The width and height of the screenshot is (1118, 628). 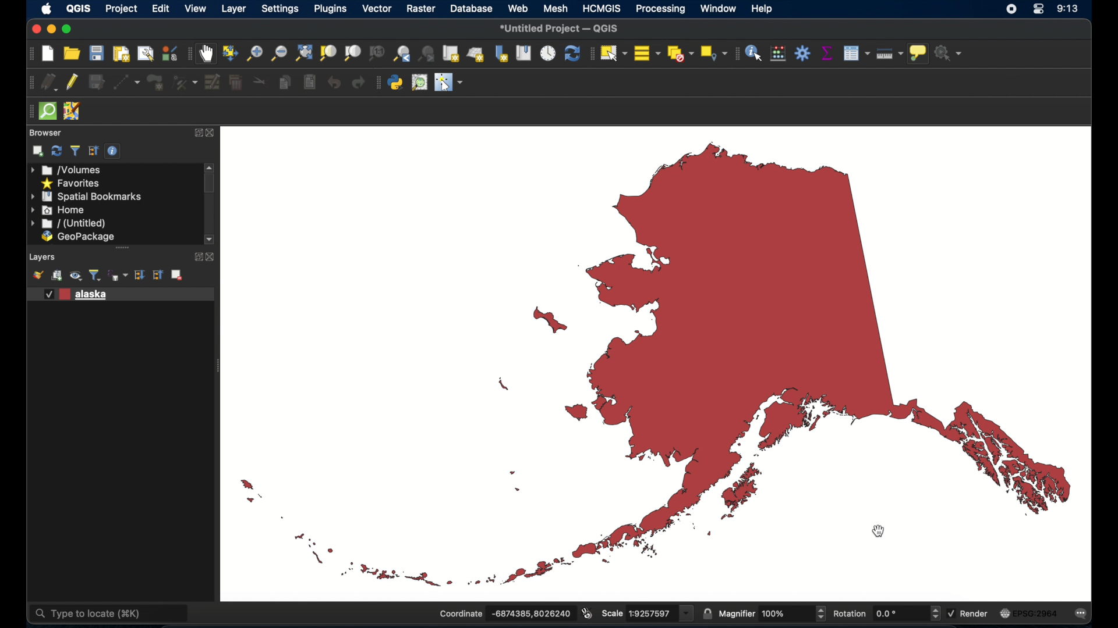 What do you see at coordinates (571, 53) in the screenshot?
I see `refresh` at bounding box center [571, 53].